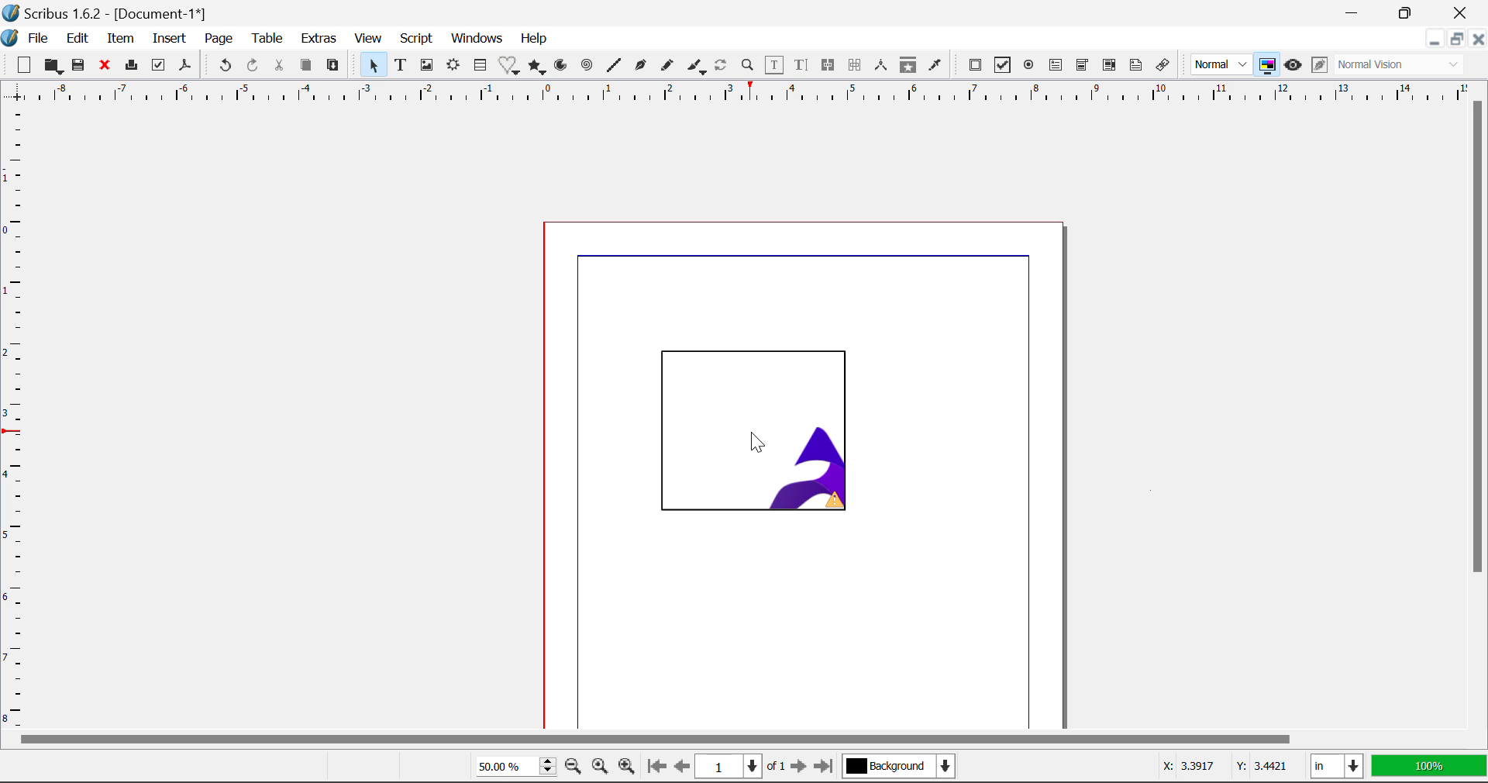  Describe the element at coordinates (478, 37) in the screenshot. I see `Windows` at that location.